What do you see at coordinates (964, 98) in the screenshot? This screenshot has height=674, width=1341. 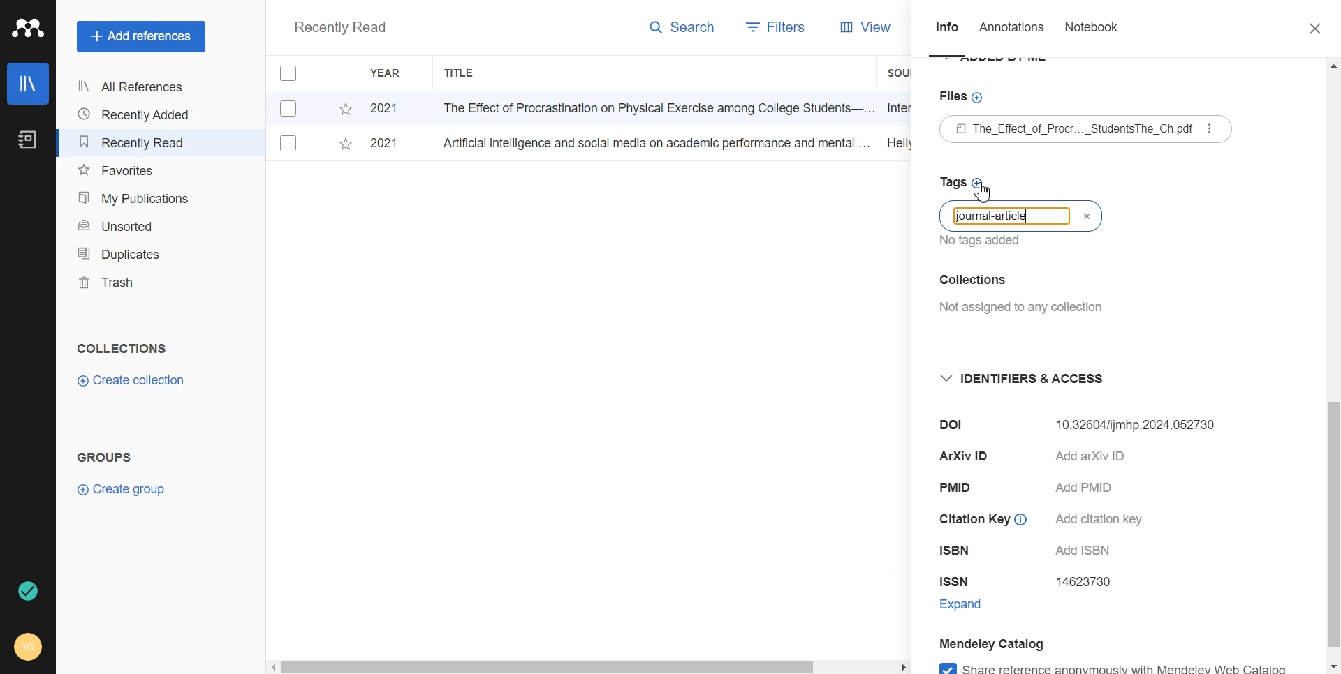 I see `Files` at bounding box center [964, 98].